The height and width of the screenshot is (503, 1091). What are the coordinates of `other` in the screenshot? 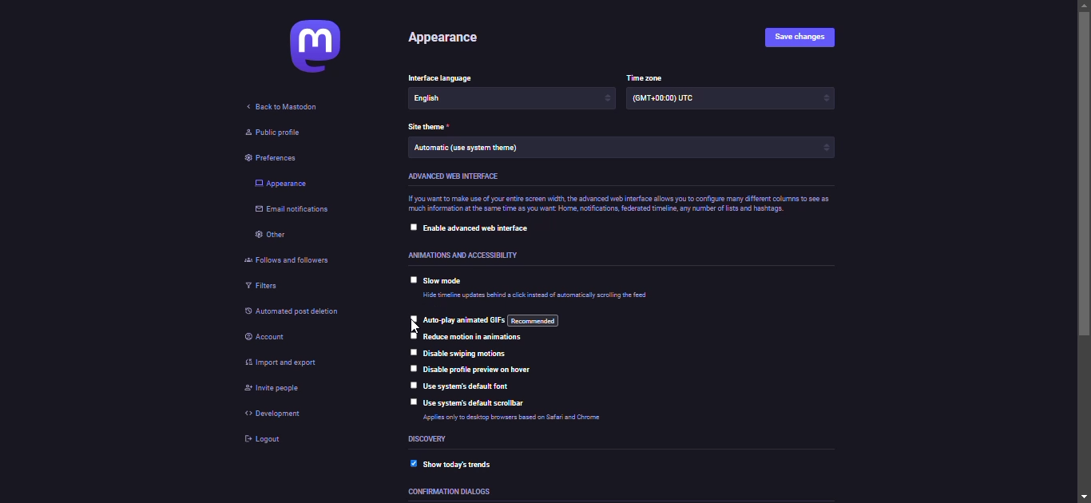 It's located at (274, 236).